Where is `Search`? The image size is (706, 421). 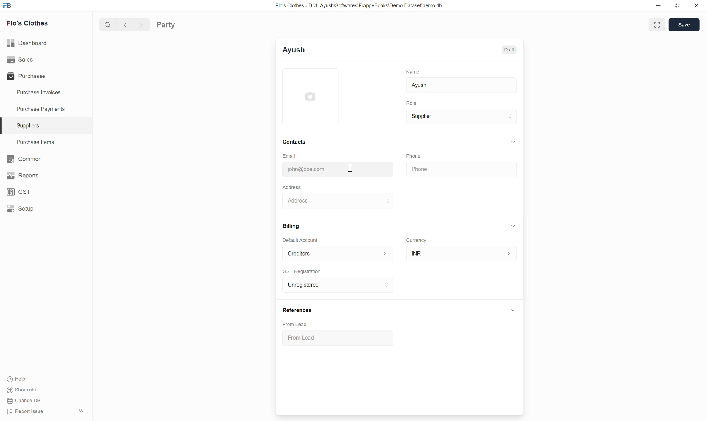
Search is located at coordinates (108, 24).